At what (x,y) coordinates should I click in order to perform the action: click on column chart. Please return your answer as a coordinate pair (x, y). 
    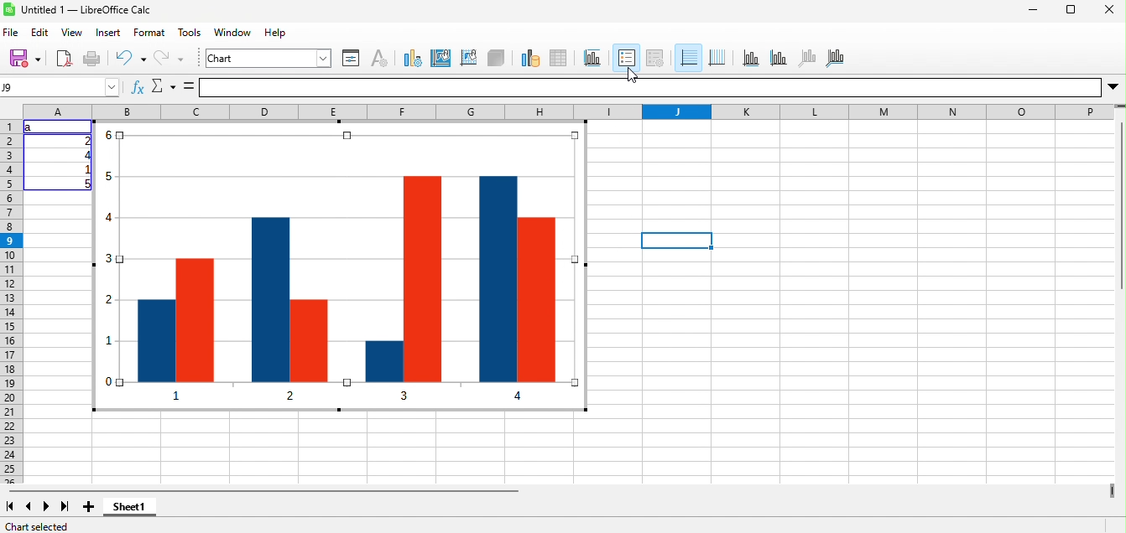
    Looking at the image, I should click on (341, 266).